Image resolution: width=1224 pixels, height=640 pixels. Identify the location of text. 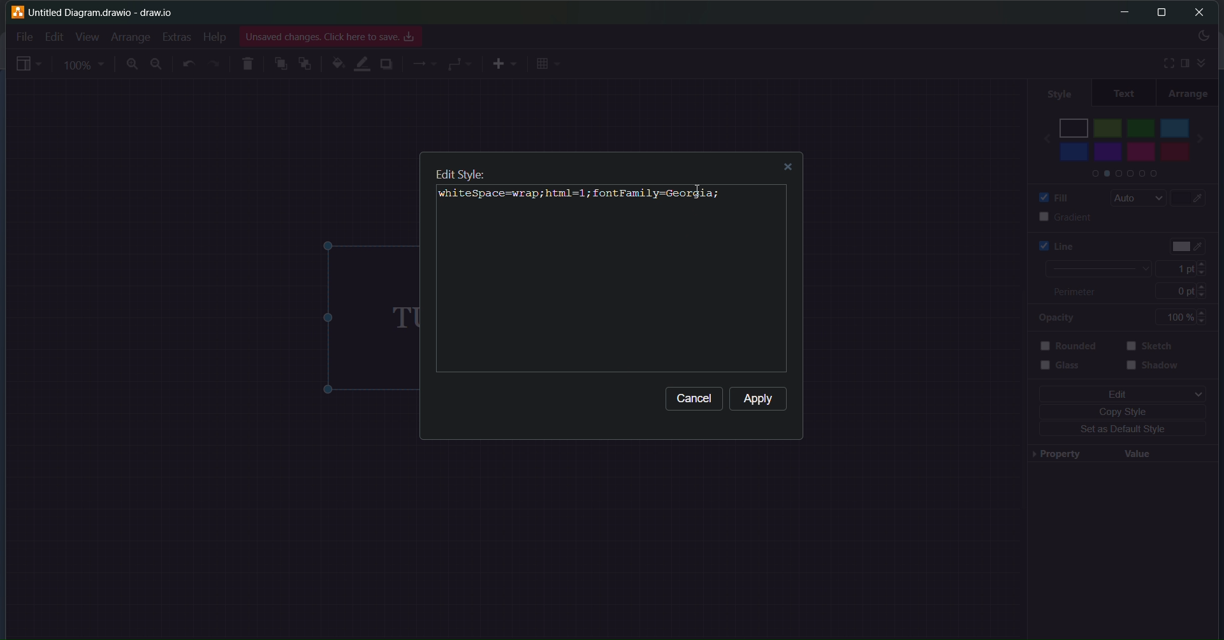
(1123, 93).